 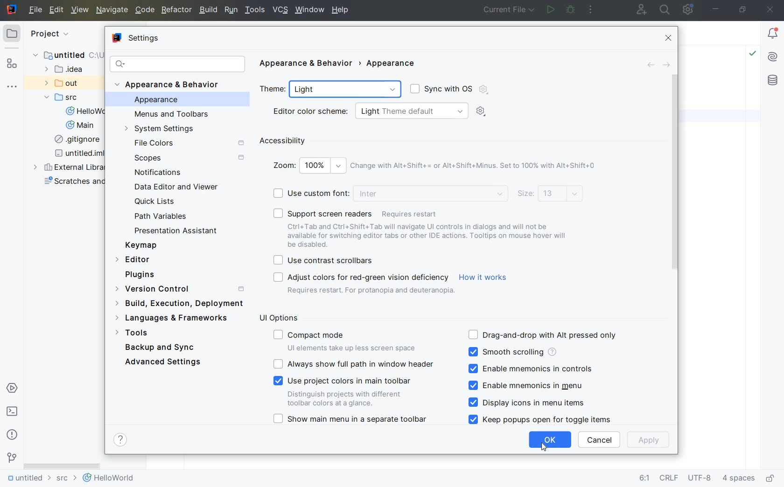 I want to click on (UTF-8)file encoding), so click(x=701, y=480).